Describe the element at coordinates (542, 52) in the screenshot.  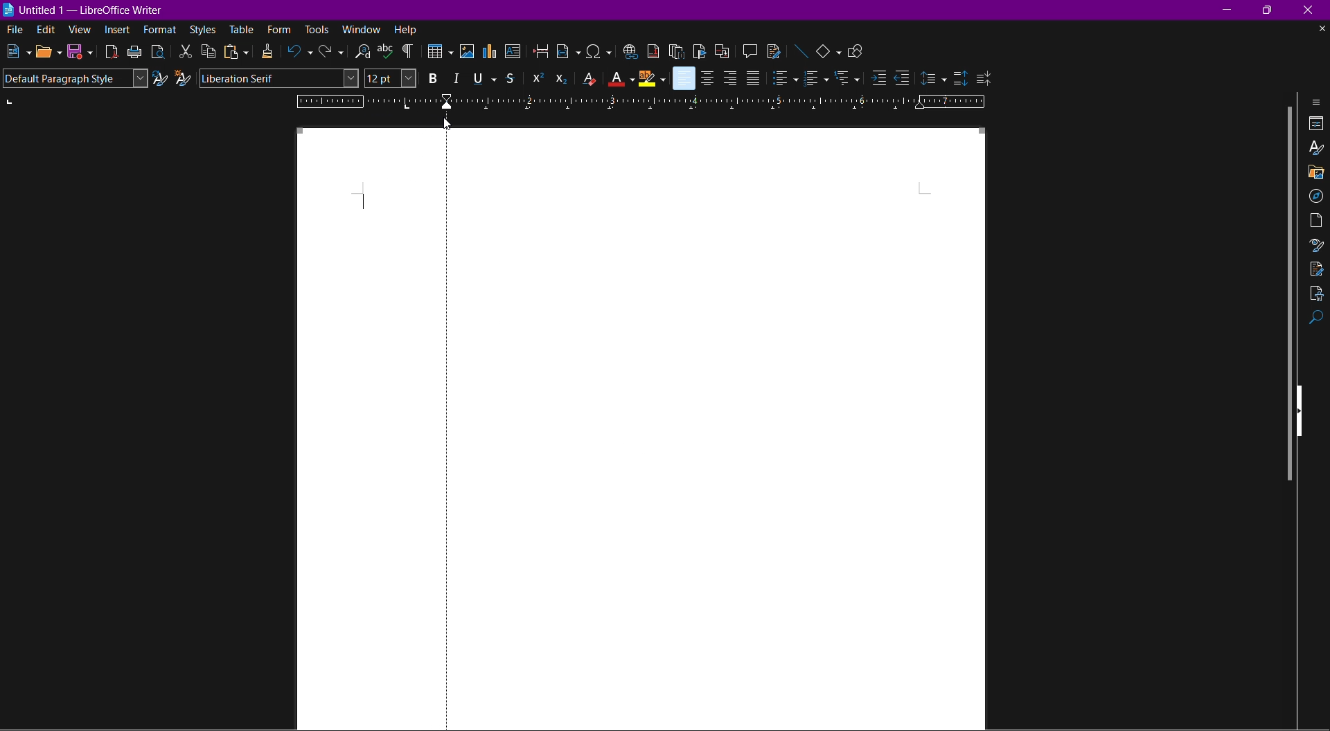
I see `Insert page break` at that location.